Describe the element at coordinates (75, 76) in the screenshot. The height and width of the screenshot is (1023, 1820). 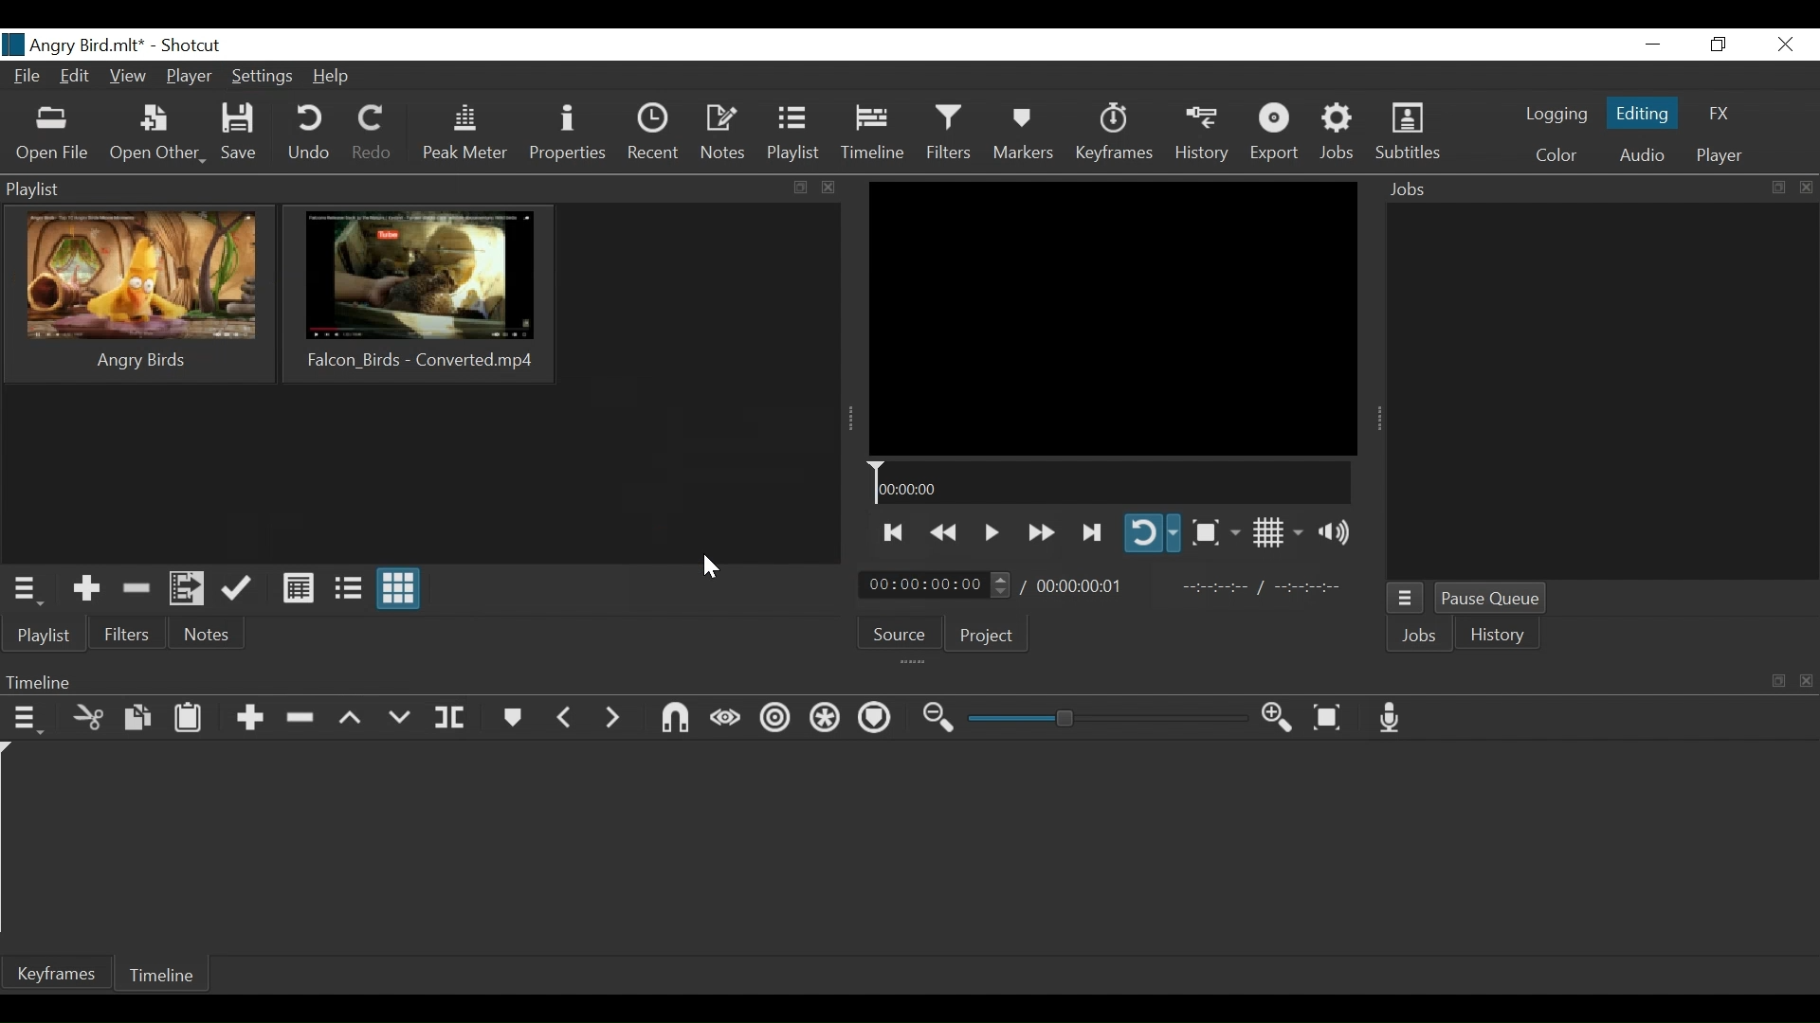
I see `Edit` at that location.